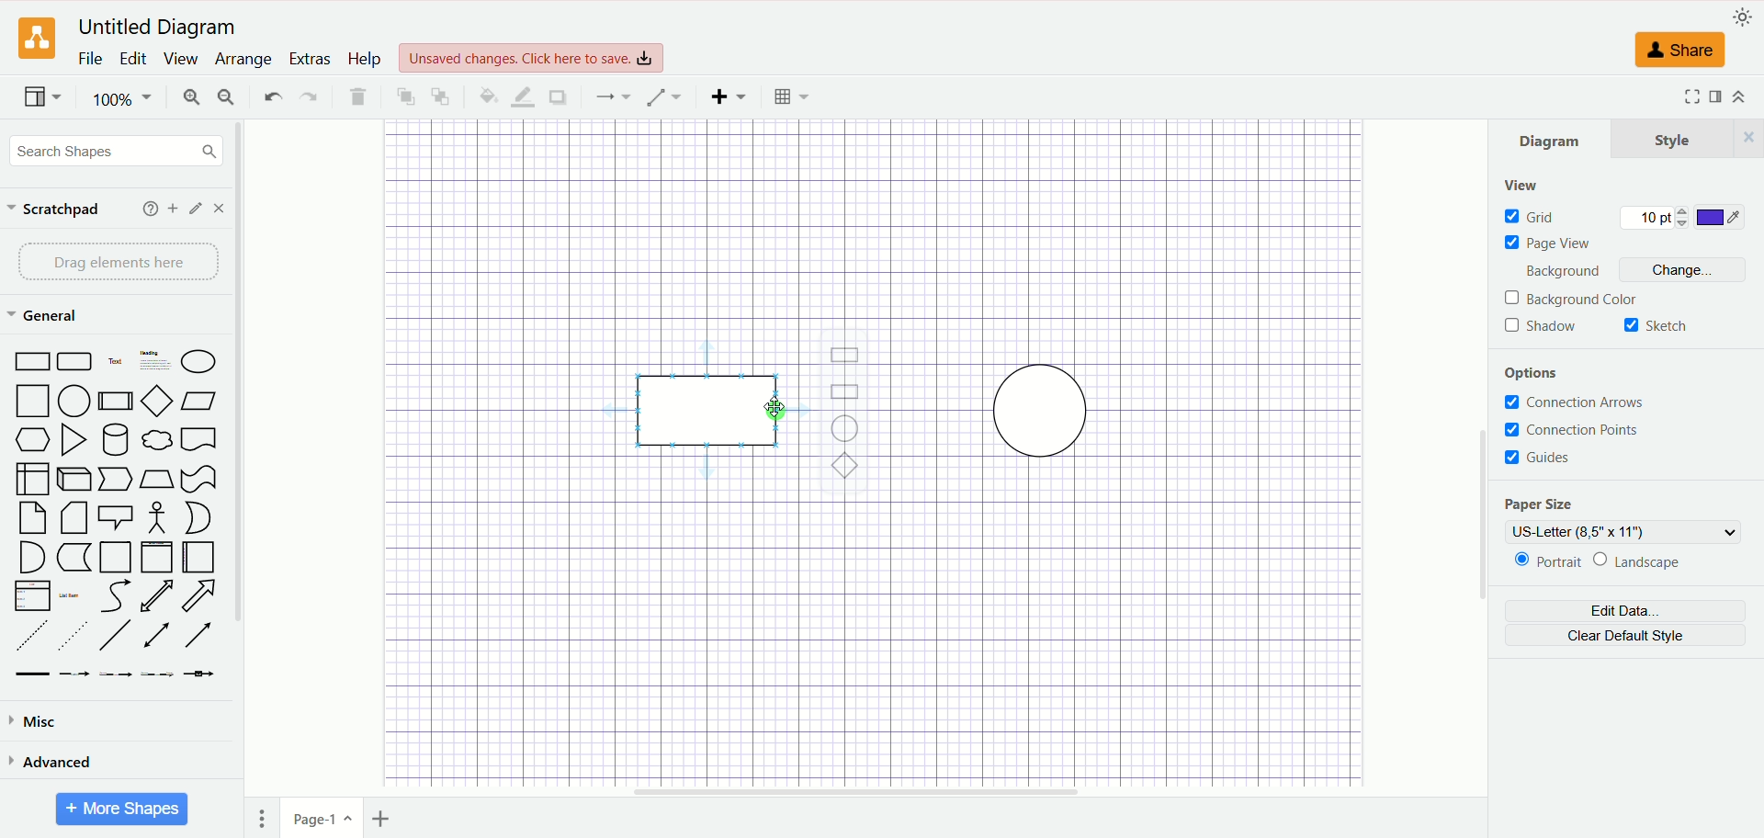  Describe the element at coordinates (158, 402) in the screenshot. I see `Diamond` at that location.